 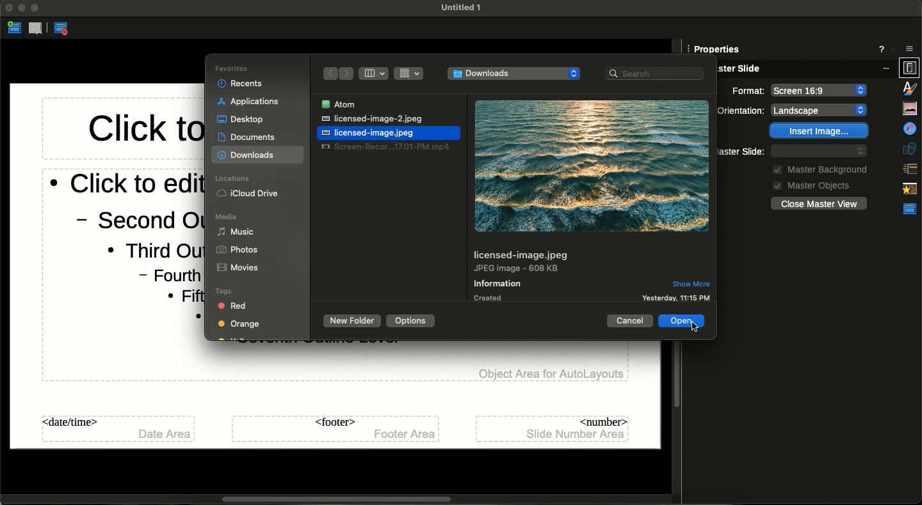 I want to click on iCloud Drive, so click(x=248, y=195).